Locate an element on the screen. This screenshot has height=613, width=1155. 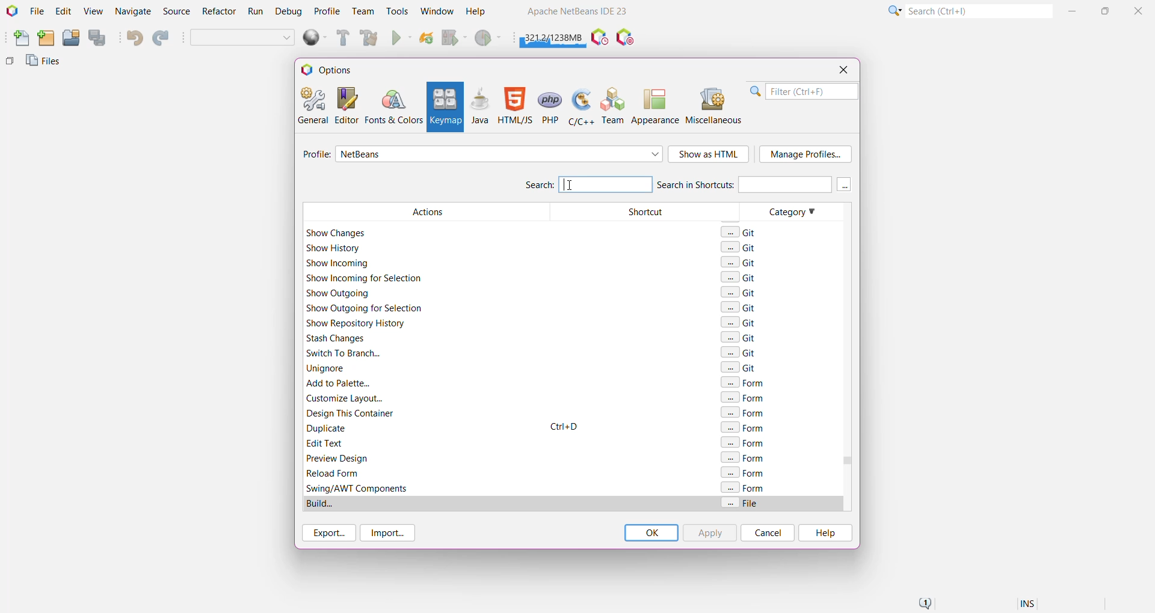
 is located at coordinates (10, 64).